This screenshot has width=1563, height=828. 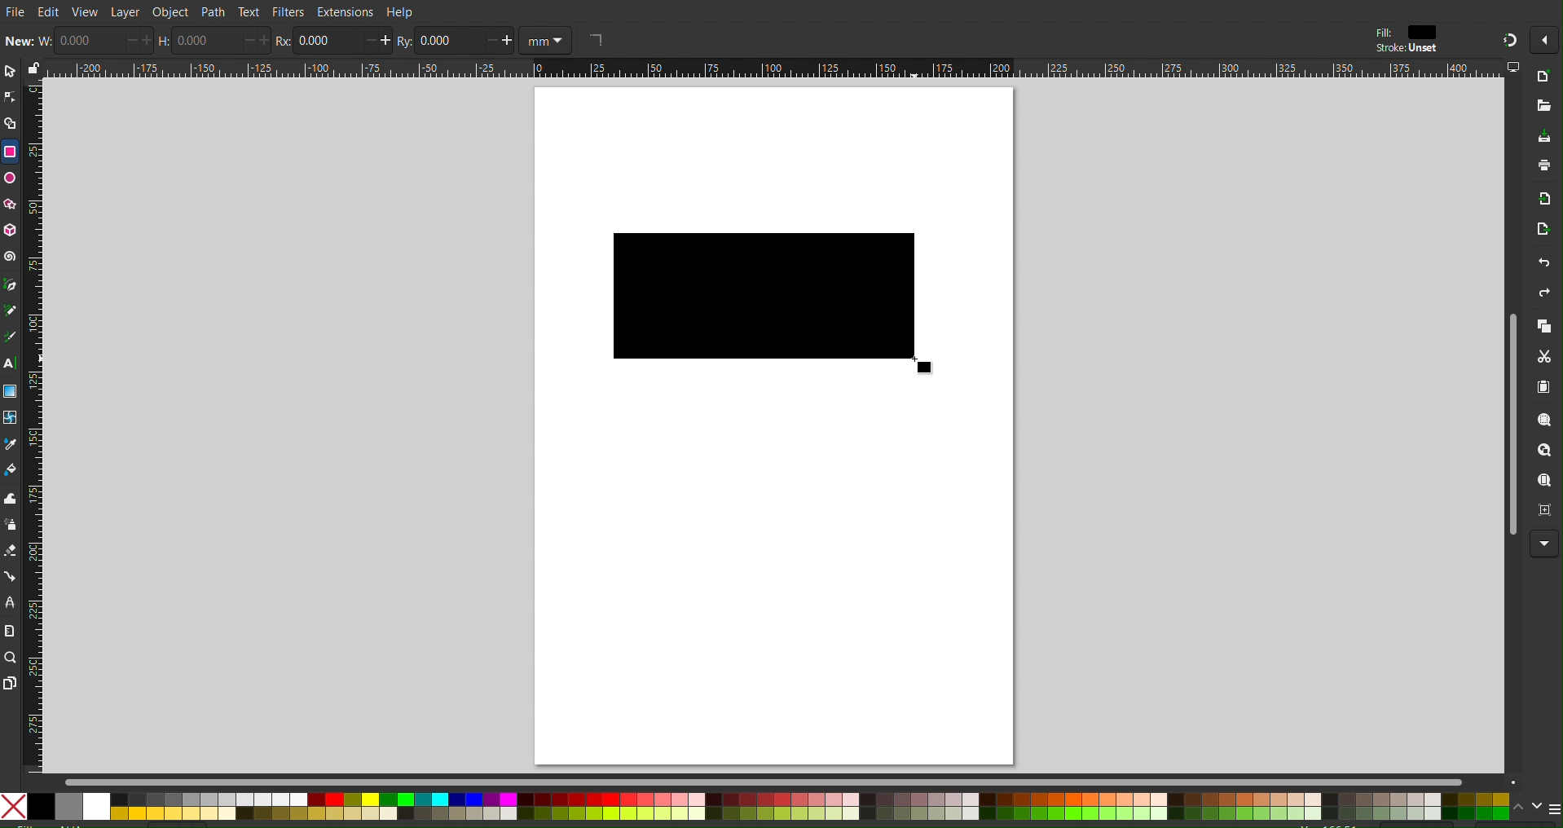 What do you see at coordinates (10, 284) in the screenshot?
I see `Pen Tool` at bounding box center [10, 284].